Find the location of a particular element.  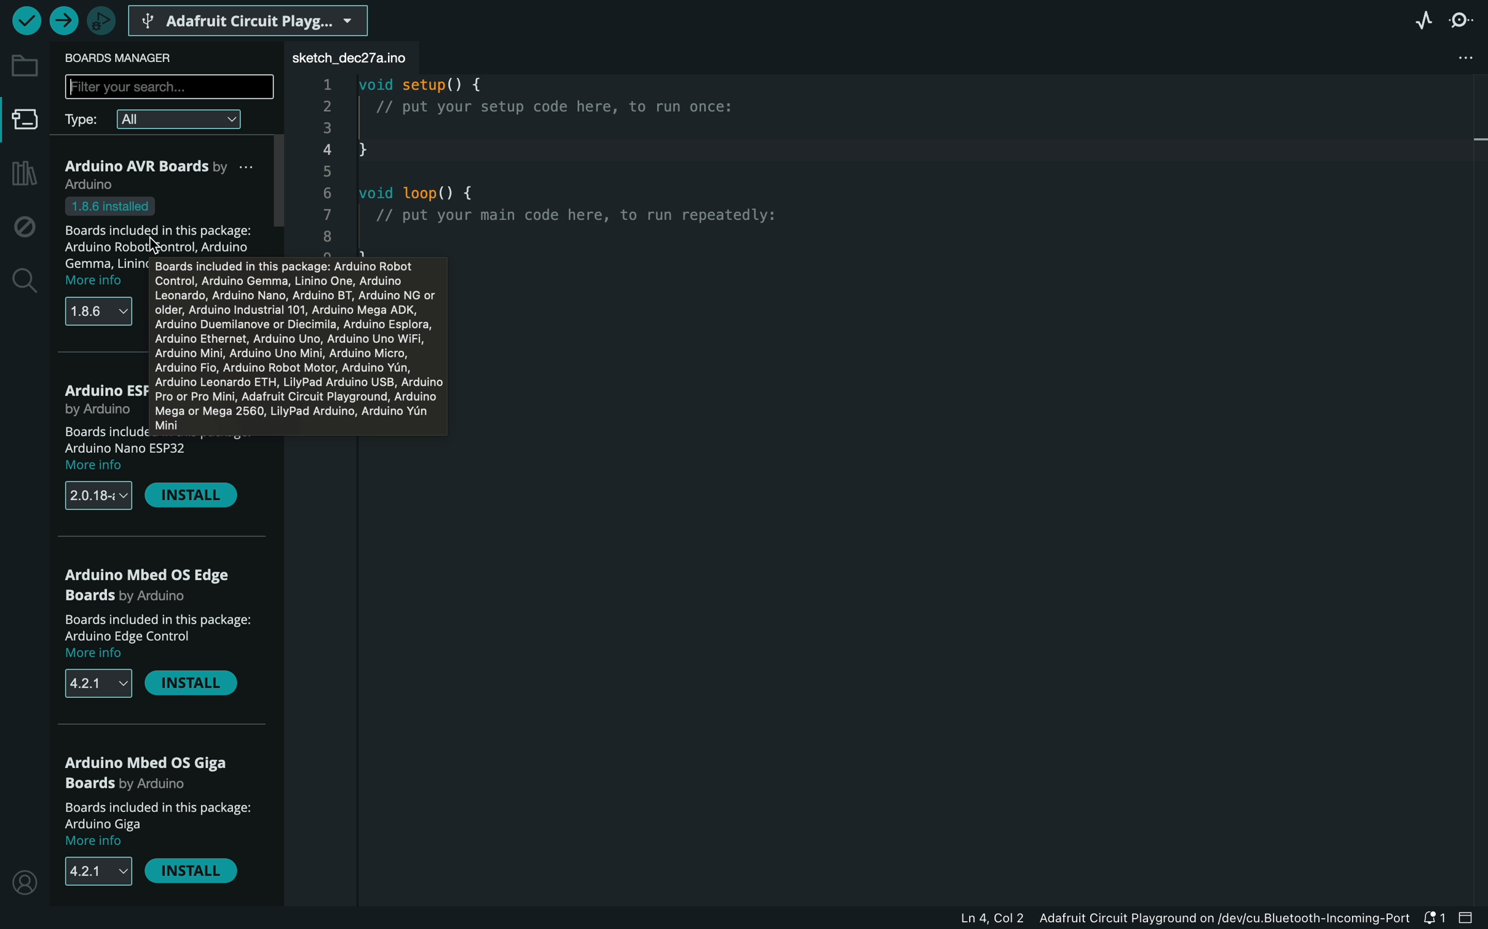

verify is located at coordinates (25, 22).